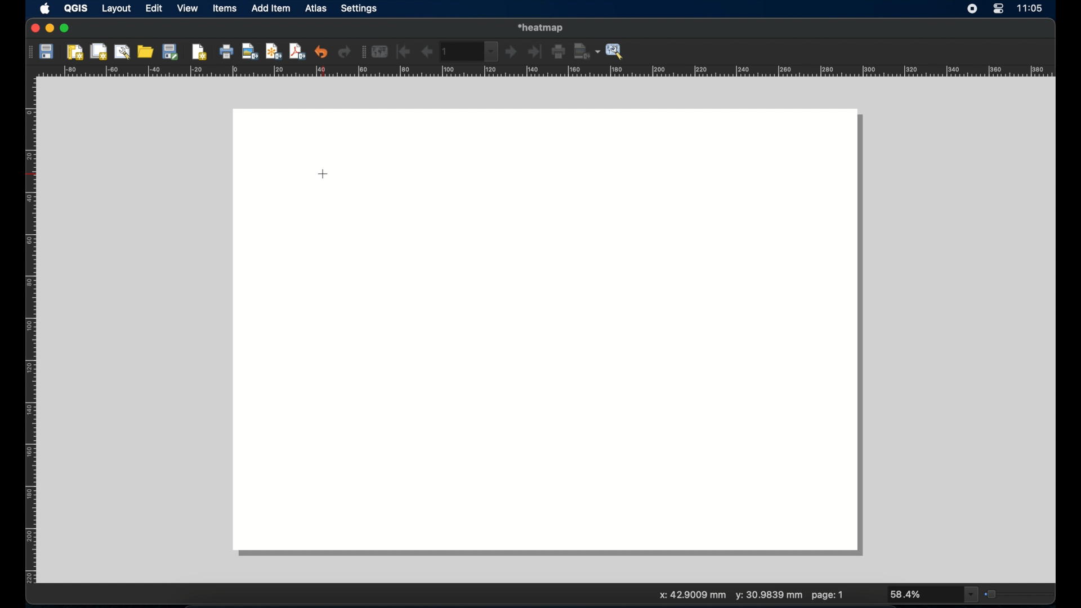 The height and width of the screenshot is (608, 1081). What do you see at coordinates (28, 51) in the screenshot?
I see `drag hadle` at bounding box center [28, 51].